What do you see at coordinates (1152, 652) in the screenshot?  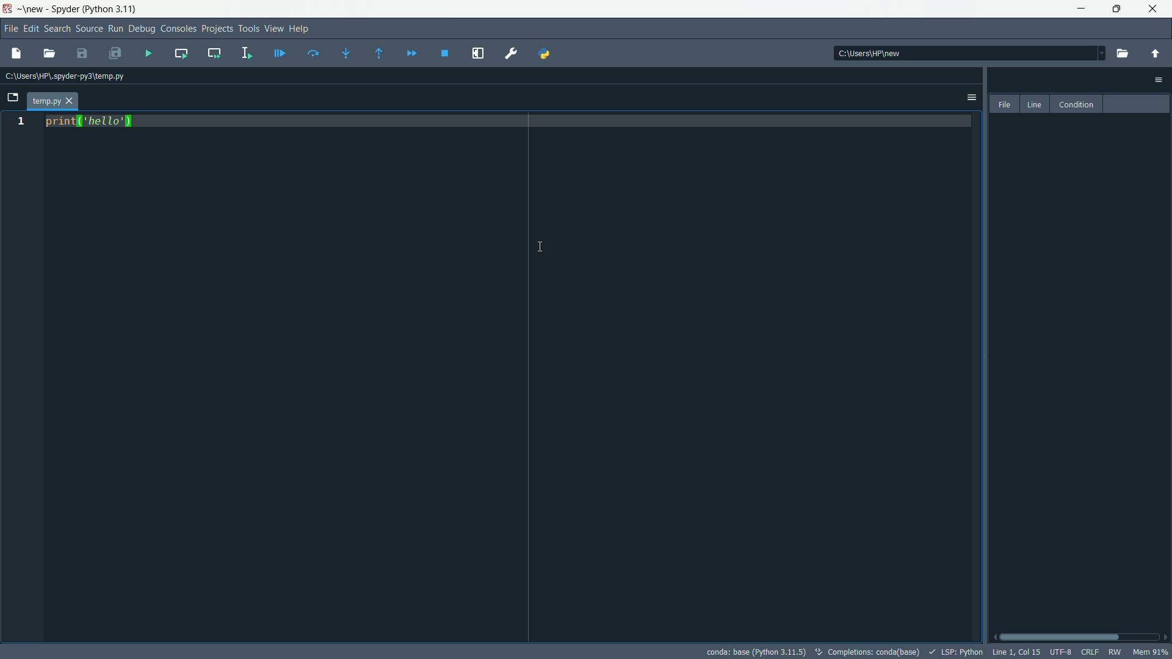 I see `mem 90%` at bounding box center [1152, 652].